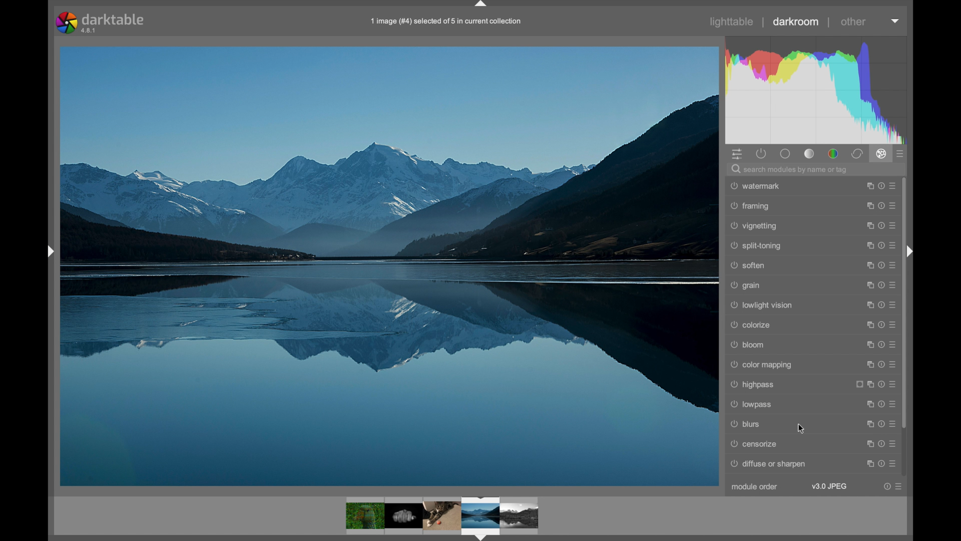 This screenshot has width=961, height=541. Describe the element at coordinates (867, 404) in the screenshot. I see `maximize` at that location.